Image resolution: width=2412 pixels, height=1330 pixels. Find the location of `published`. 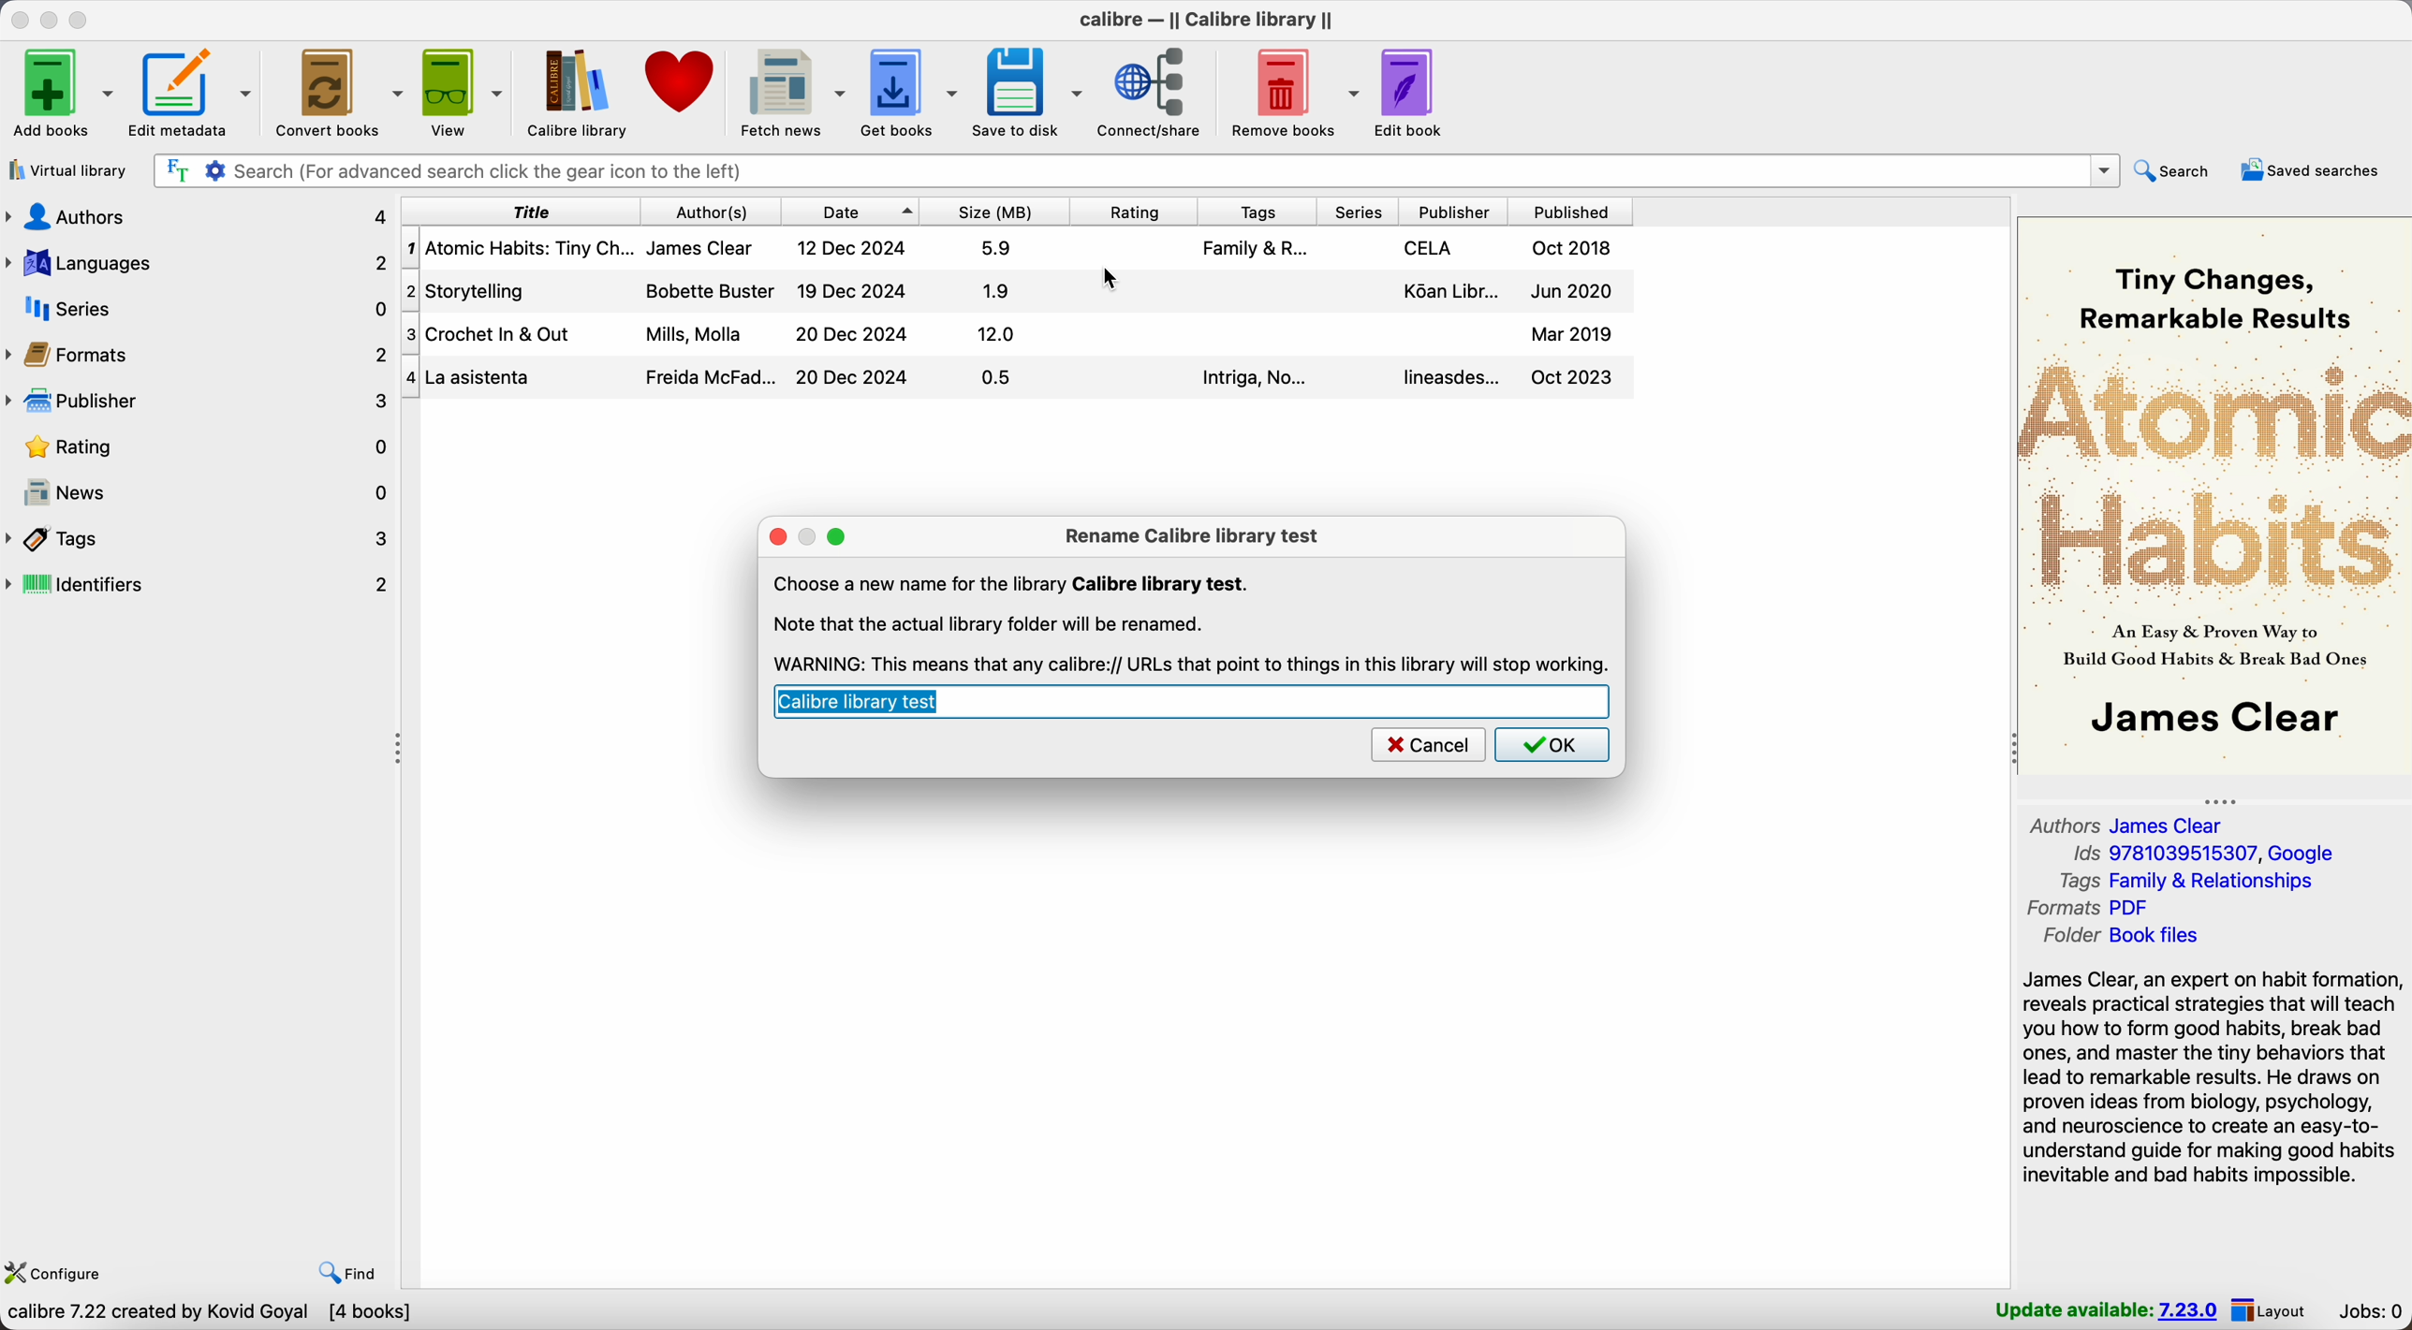

published is located at coordinates (1570, 212).